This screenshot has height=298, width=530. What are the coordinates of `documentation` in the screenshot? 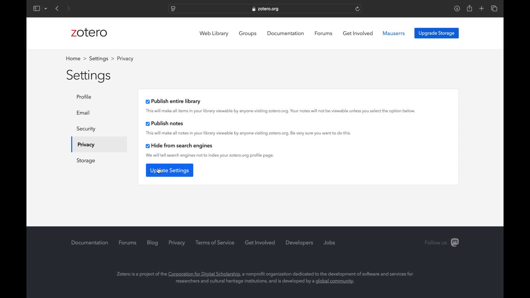 It's located at (90, 242).